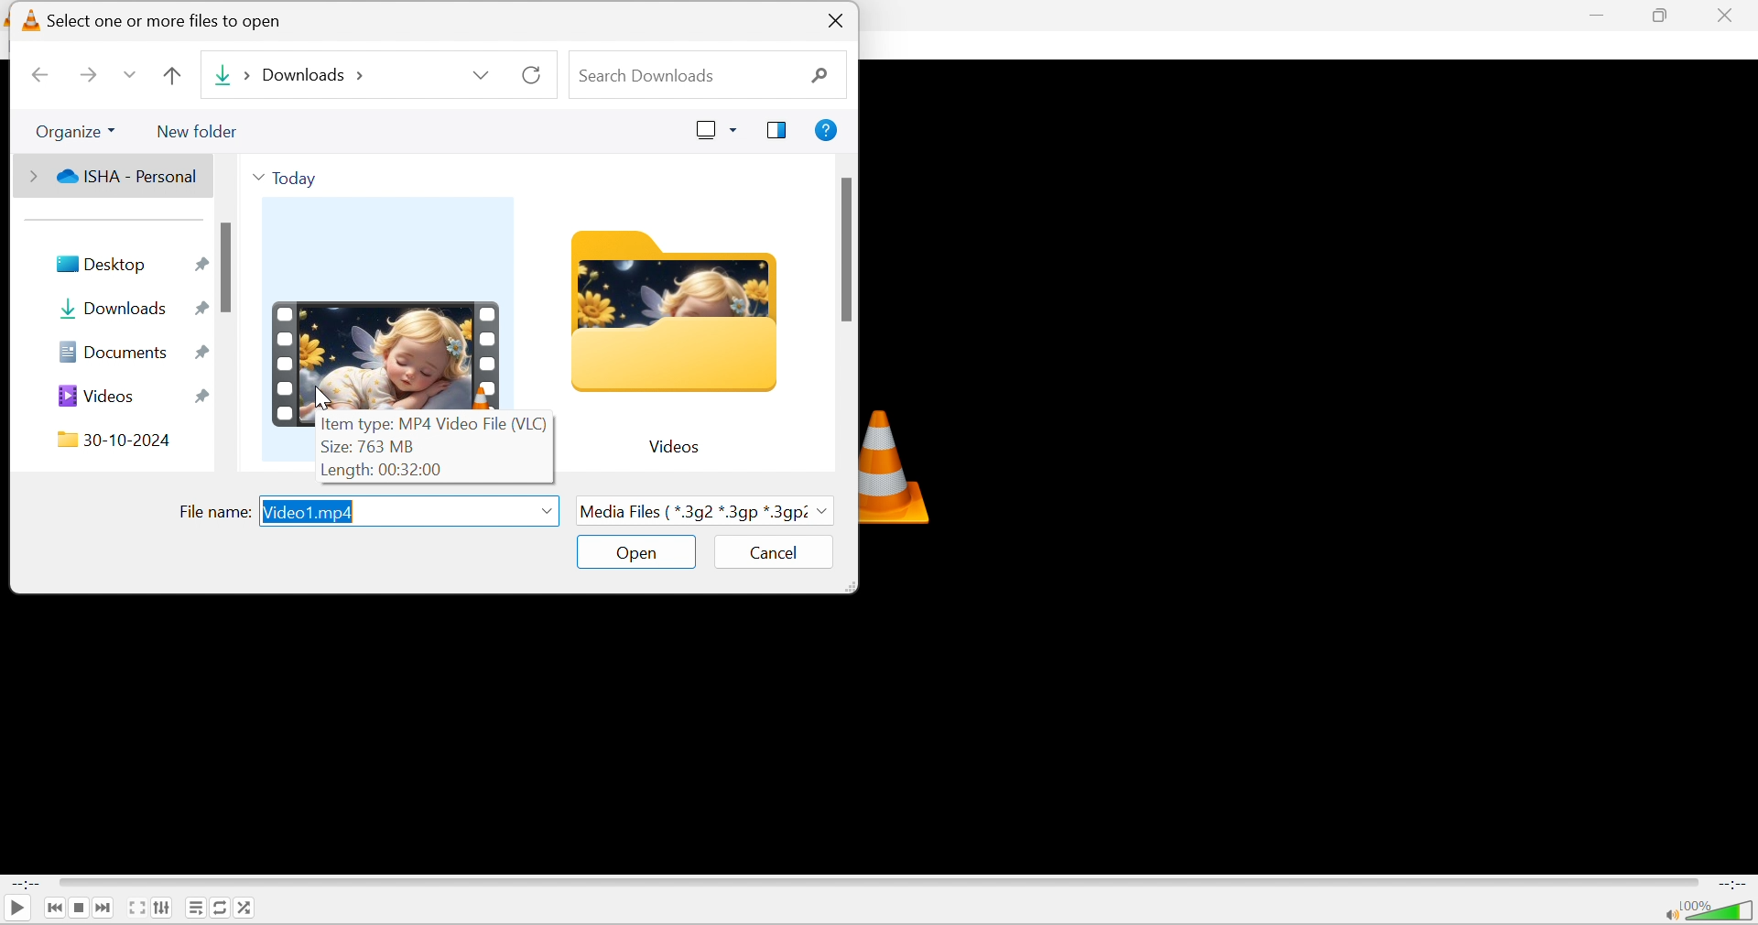  I want to click on Item type: MP4 Video File (VLC), so click(441, 423).